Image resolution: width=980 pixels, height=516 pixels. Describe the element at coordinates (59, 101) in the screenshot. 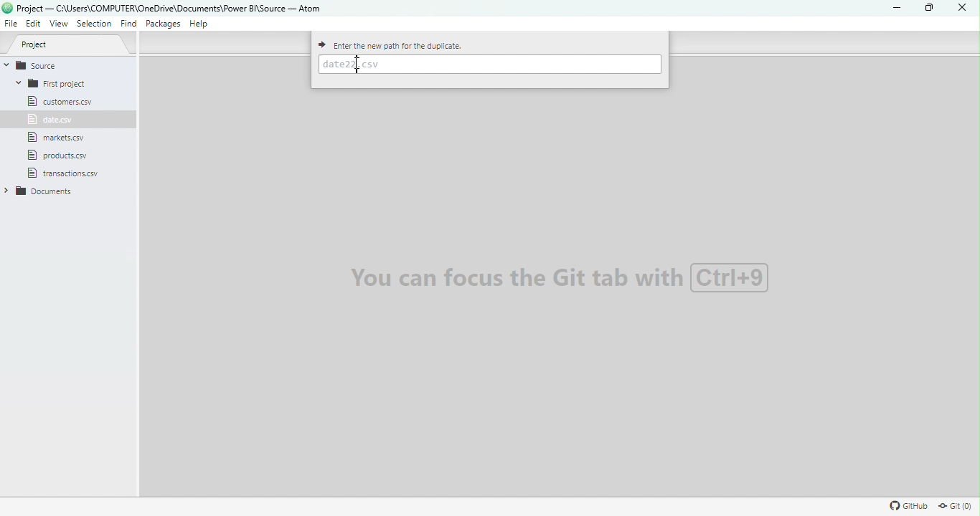

I see `File` at that location.